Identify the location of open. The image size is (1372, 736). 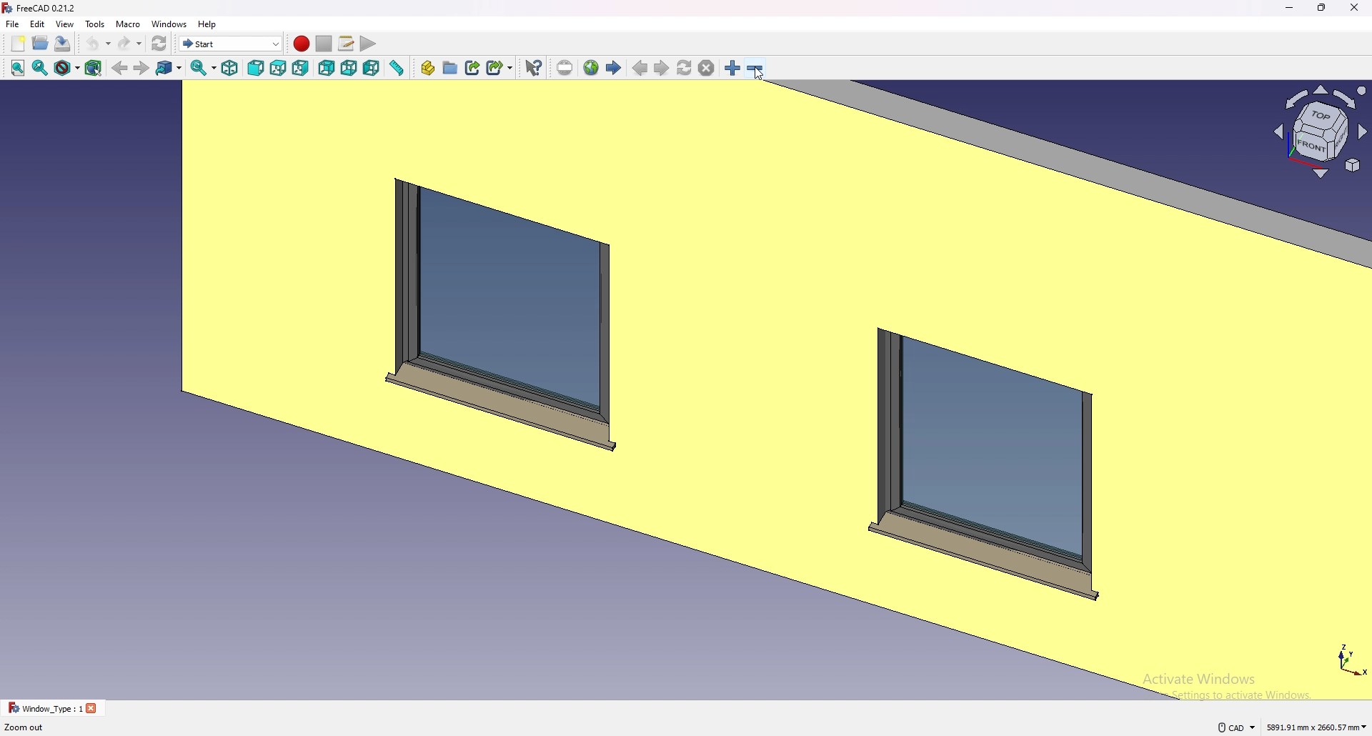
(40, 44).